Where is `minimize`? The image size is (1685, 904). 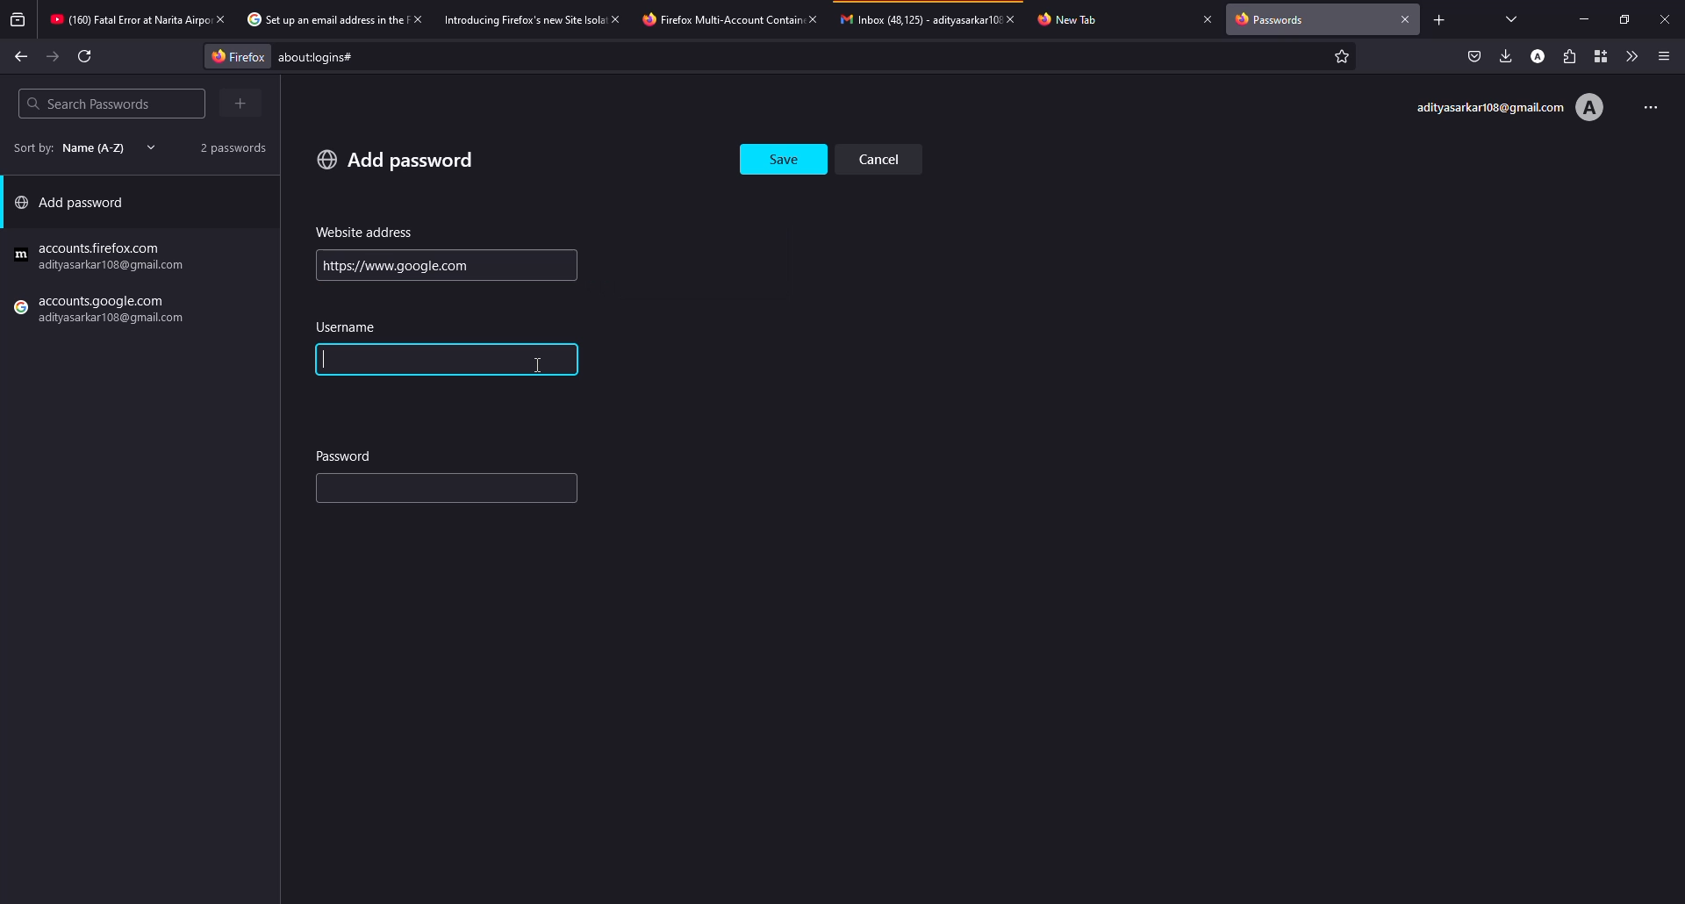
minimize is located at coordinates (1587, 19).